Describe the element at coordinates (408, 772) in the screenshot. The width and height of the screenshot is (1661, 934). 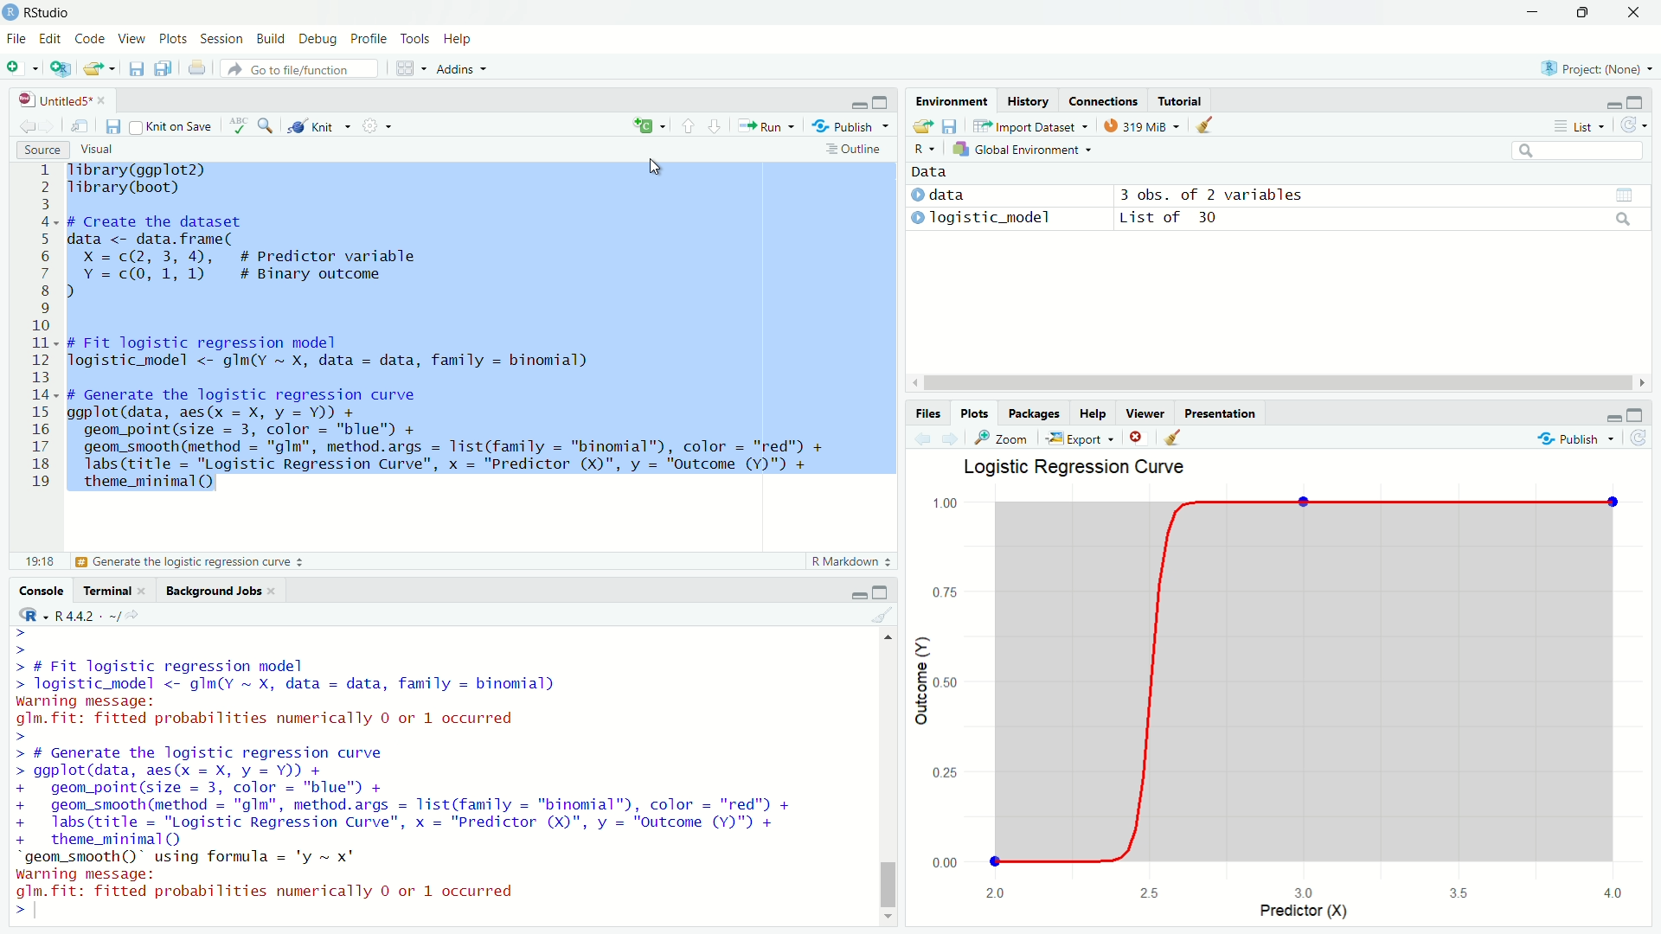
I see `>
>

> # Fit logistic regression model

> logistic_model <- gIm(Y ~ X, data = data, family = binomial)

Warning message:

glm. fit: fitted probabilities numerically 0 or 1 occurred

>

> # Generate the logistic regression curve

> ggplot(data, aes(x = X, y = Y)) +

+ geom_point(size = 3, color = "blue") +

+  geom_smooth(method = "gIm", method.args = list(family = "binomial", color = "red") +
+ labs(title = "Logistic Regression Curve", x = "Predictor (X)", y = "outcome (Y)") +
+ theme_minimal()

“geom_smooth()" using formula = 'y ~ x"

Warning message:

glm. fit: fitted probabilities numerically 0 or 1 occurred

>` at that location.